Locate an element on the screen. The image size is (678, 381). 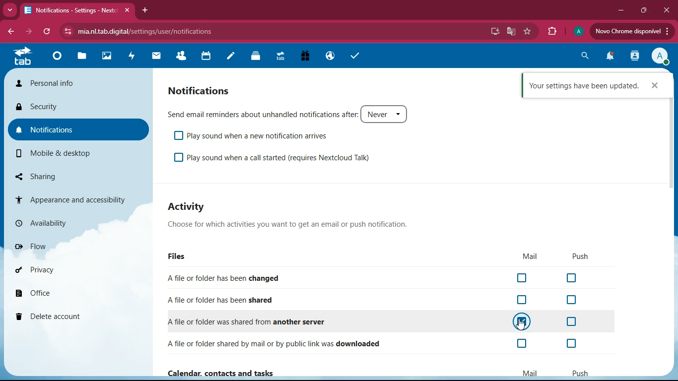
files is located at coordinates (180, 257).